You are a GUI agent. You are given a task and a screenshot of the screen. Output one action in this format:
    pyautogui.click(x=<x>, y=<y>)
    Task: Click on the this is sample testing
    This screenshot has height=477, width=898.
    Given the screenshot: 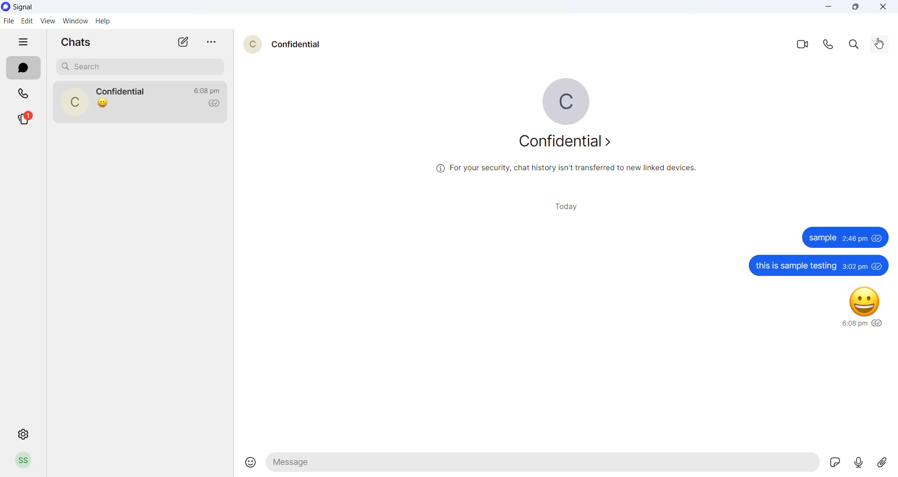 What is the action you would take?
    pyautogui.click(x=796, y=266)
    